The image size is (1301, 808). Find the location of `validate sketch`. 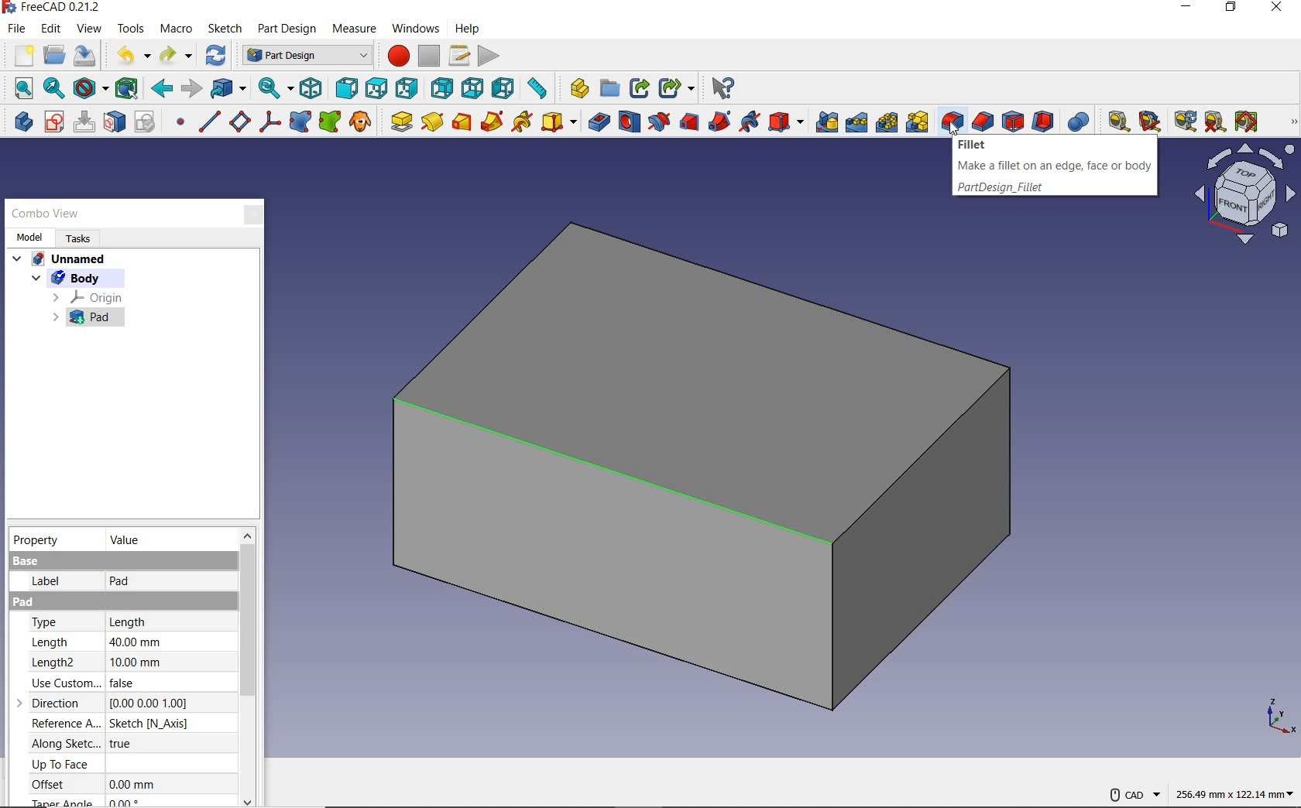

validate sketch is located at coordinates (145, 122).